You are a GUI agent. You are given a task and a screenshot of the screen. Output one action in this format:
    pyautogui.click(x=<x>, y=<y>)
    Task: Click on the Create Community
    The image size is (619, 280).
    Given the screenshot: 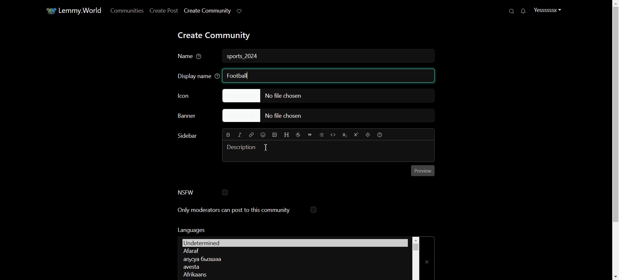 What is the action you would take?
    pyautogui.click(x=207, y=11)
    